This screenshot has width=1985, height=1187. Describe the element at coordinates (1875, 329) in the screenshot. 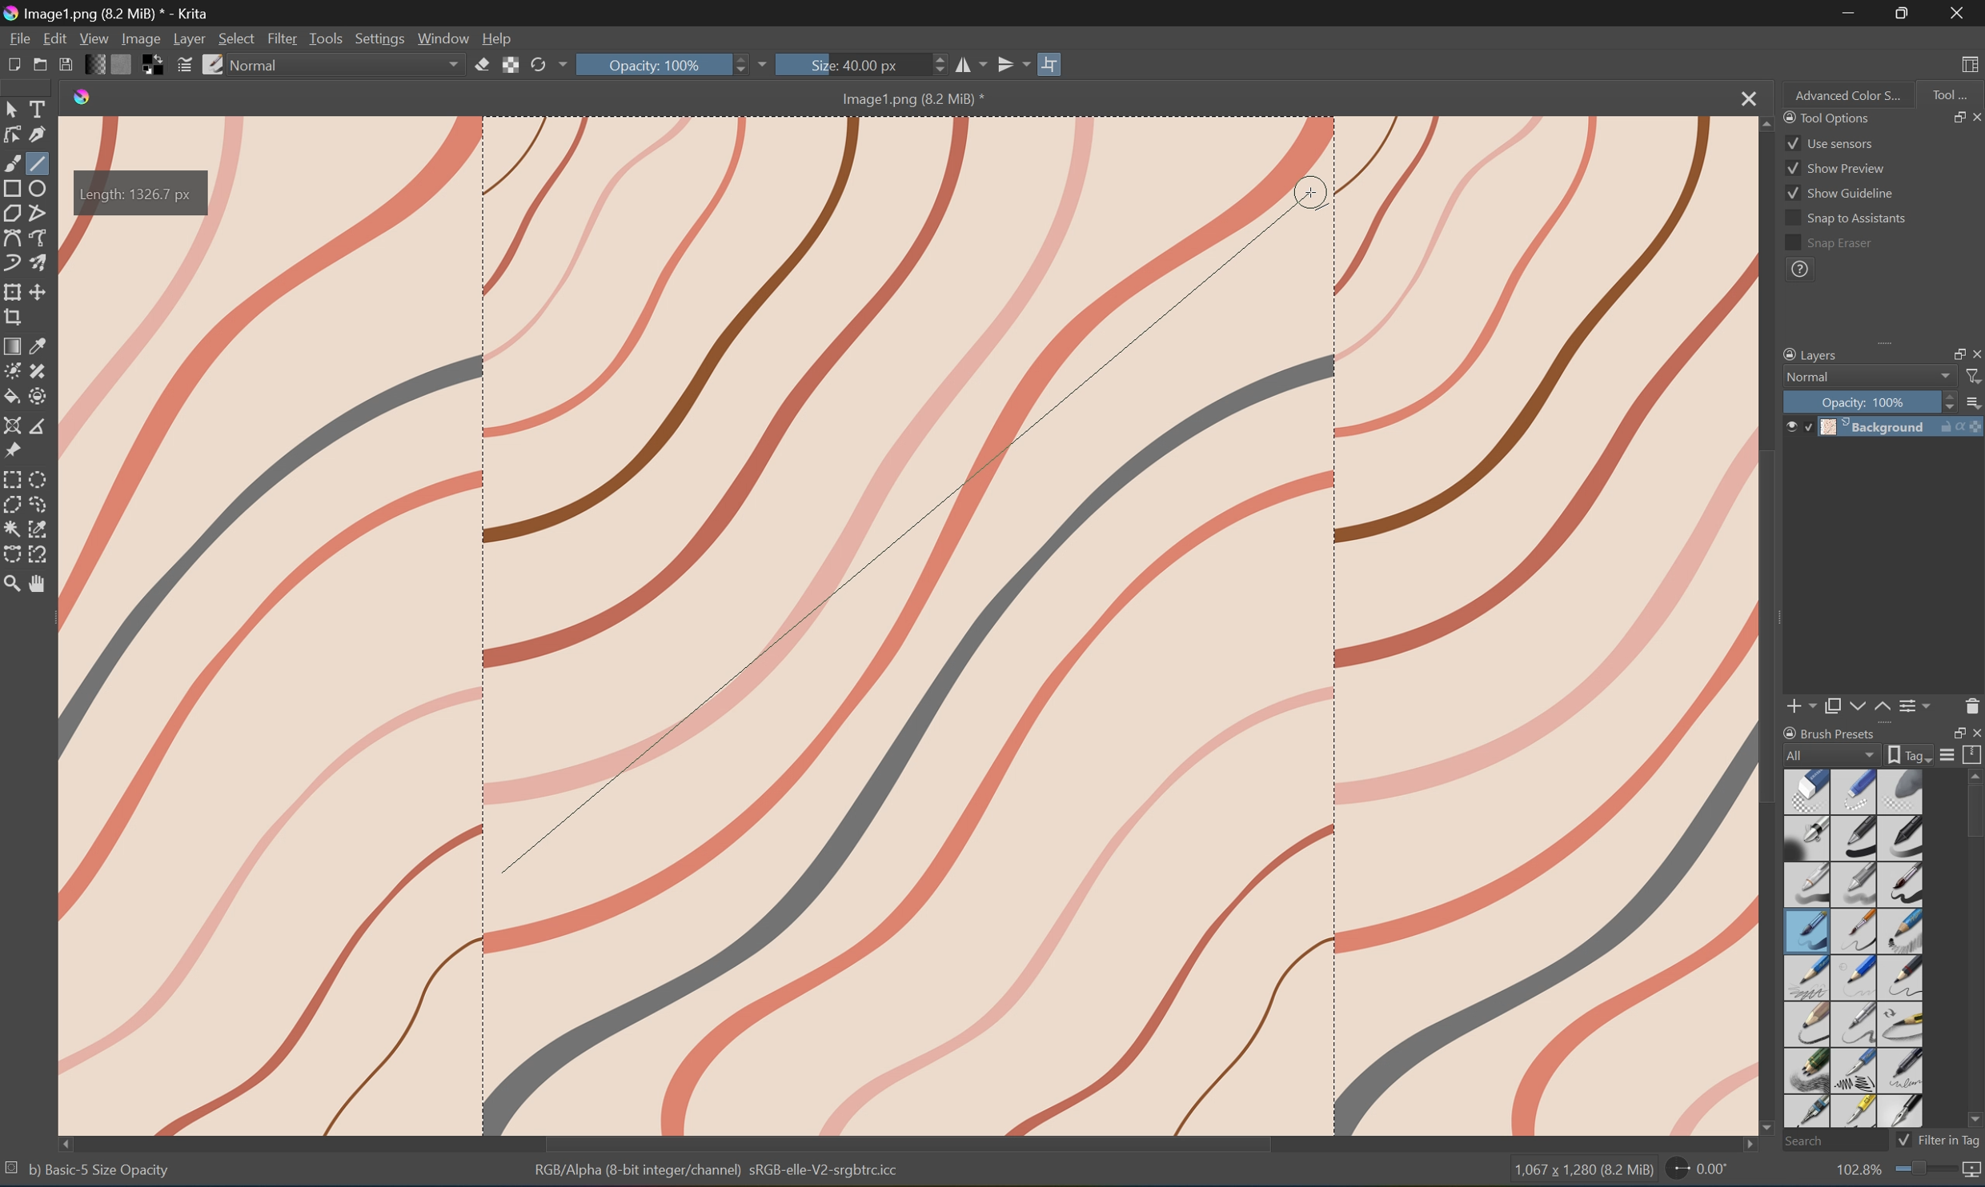

I see `Scroll Bar` at that location.